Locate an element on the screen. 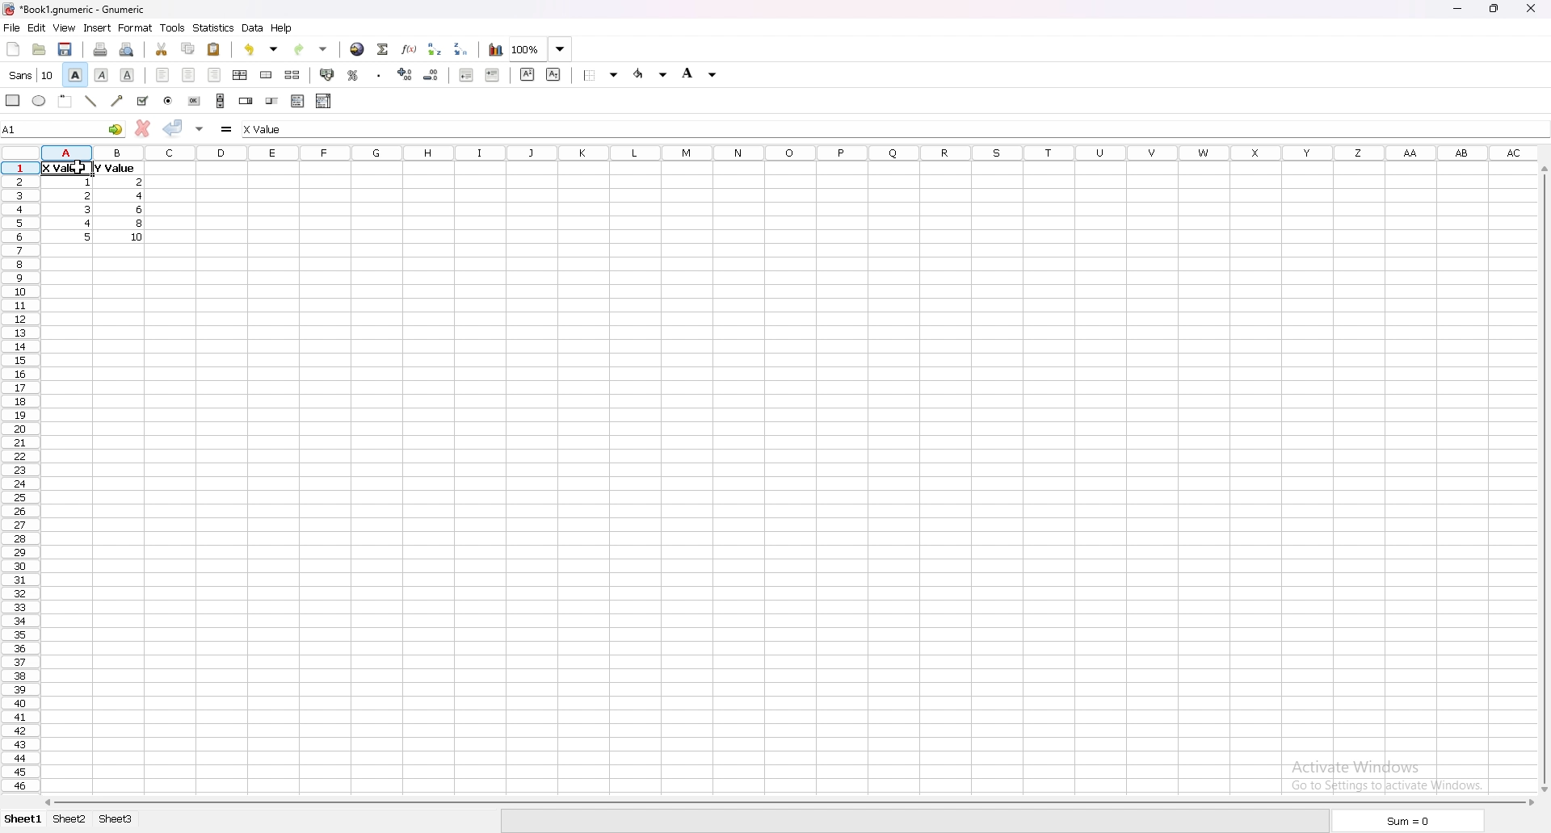 The height and width of the screenshot is (833, 1551). scroll bar is located at coordinates (221, 100).